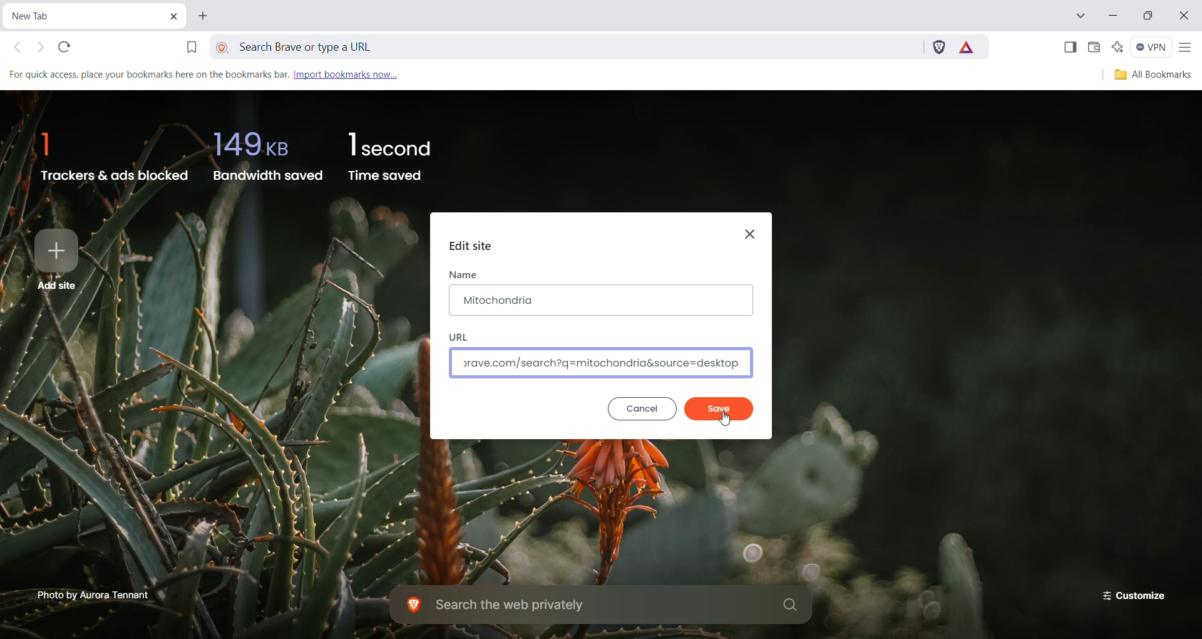  What do you see at coordinates (642, 408) in the screenshot?
I see `cancel` at bounding box center [642, 408].